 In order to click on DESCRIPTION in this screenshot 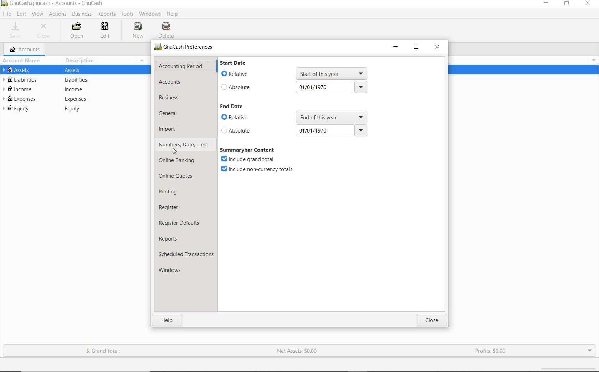, I will do `click(81, 60)`.